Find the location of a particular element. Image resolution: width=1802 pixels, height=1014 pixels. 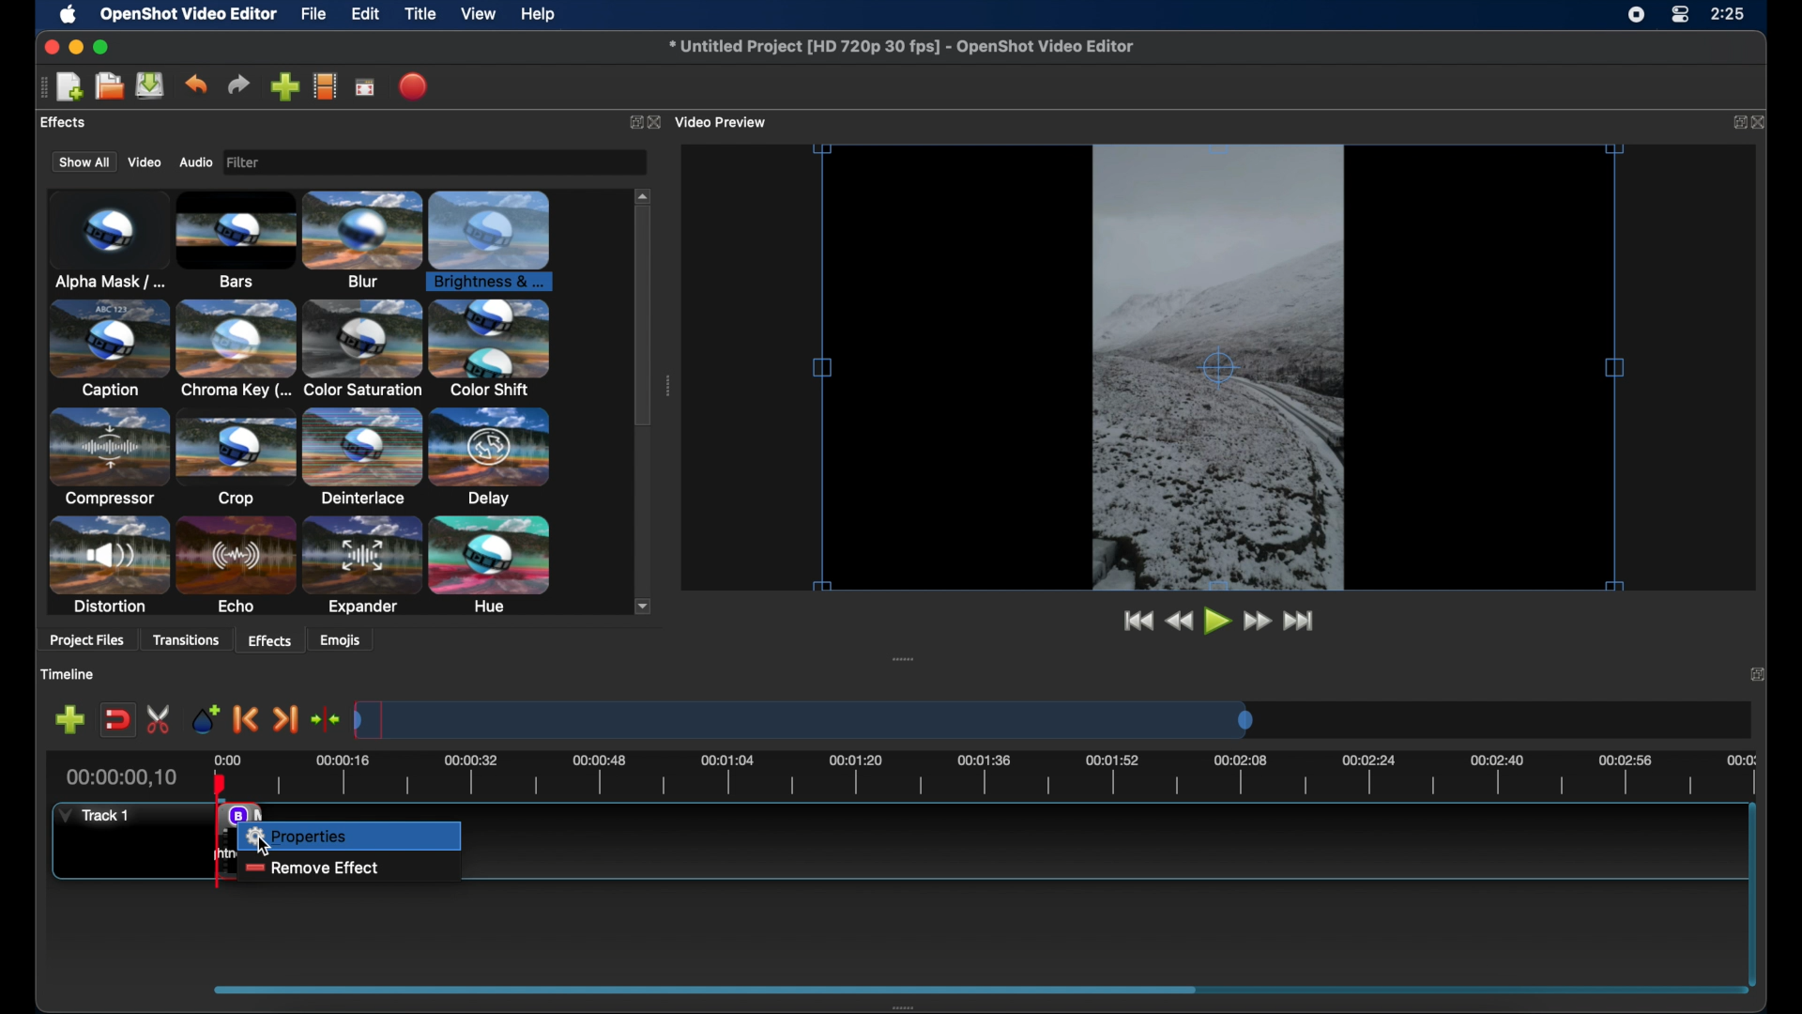

close is located at coordinates (1757, 672).